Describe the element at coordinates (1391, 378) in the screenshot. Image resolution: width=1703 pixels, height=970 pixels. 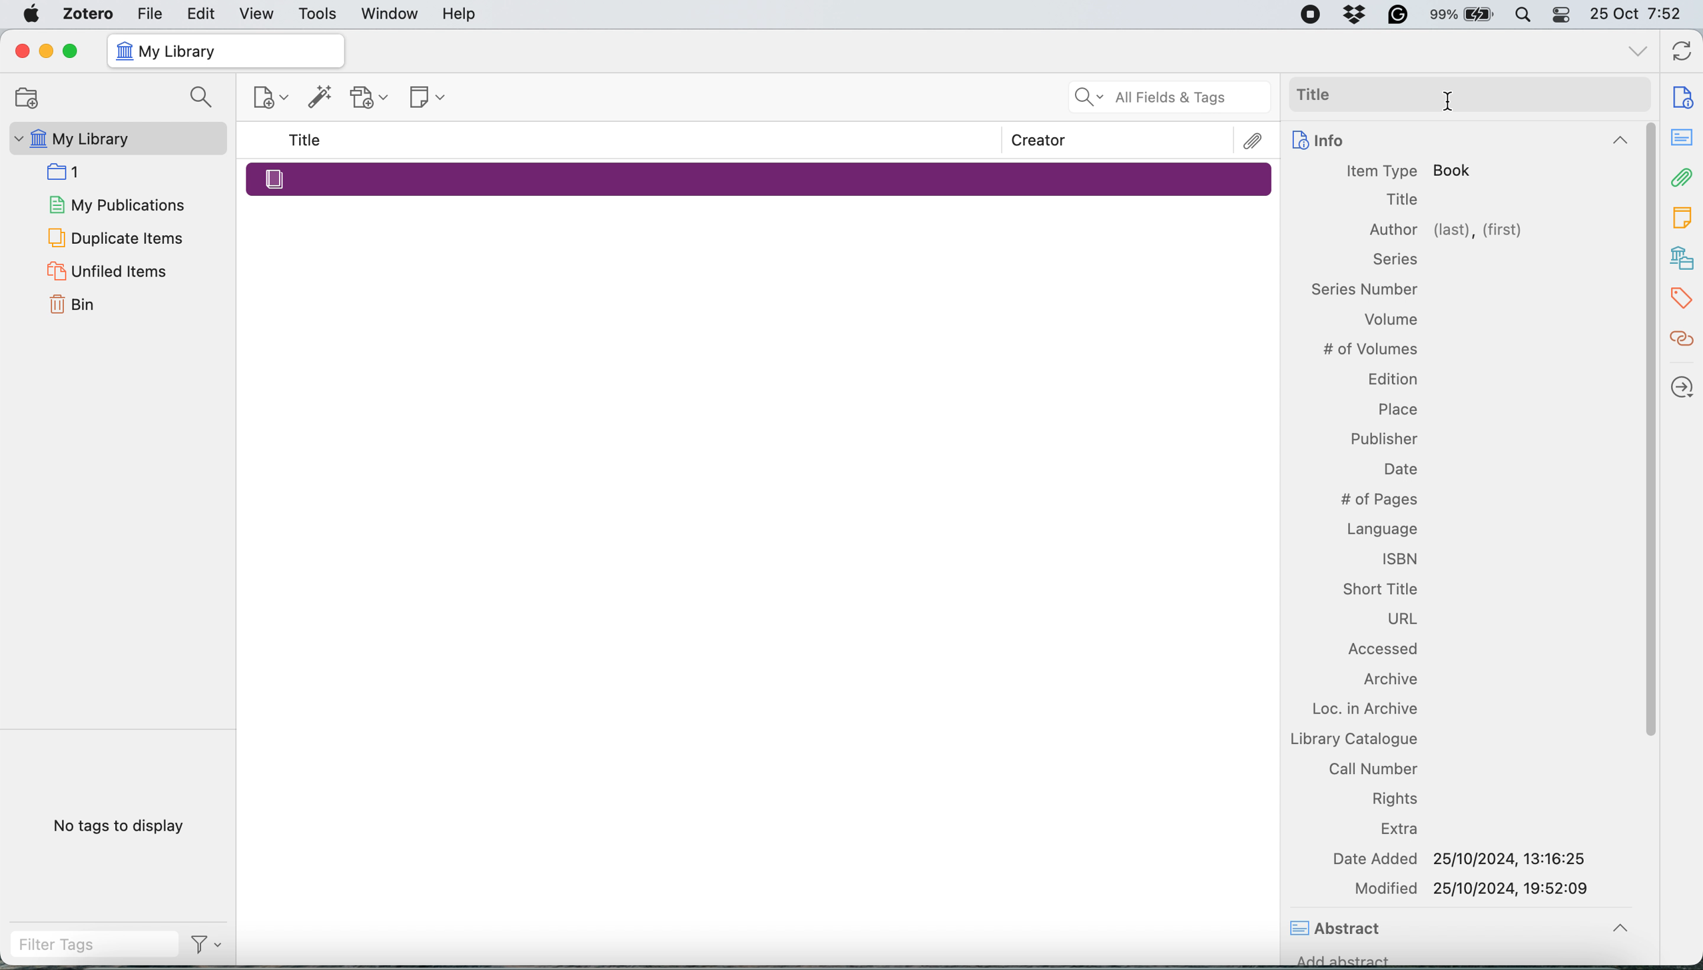
I see `Edition` at that location.